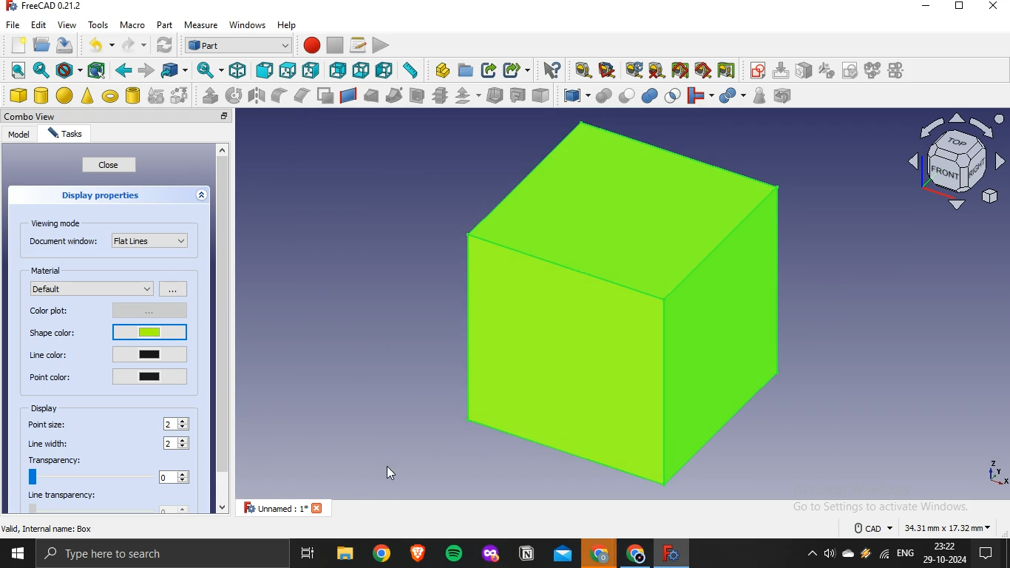 Image resolution: width=1010 pixels, height=568 pixels. What do you see at coordinates (390, 471) in the screenshot?
I see `cursor` at bounding box center [390, 471].